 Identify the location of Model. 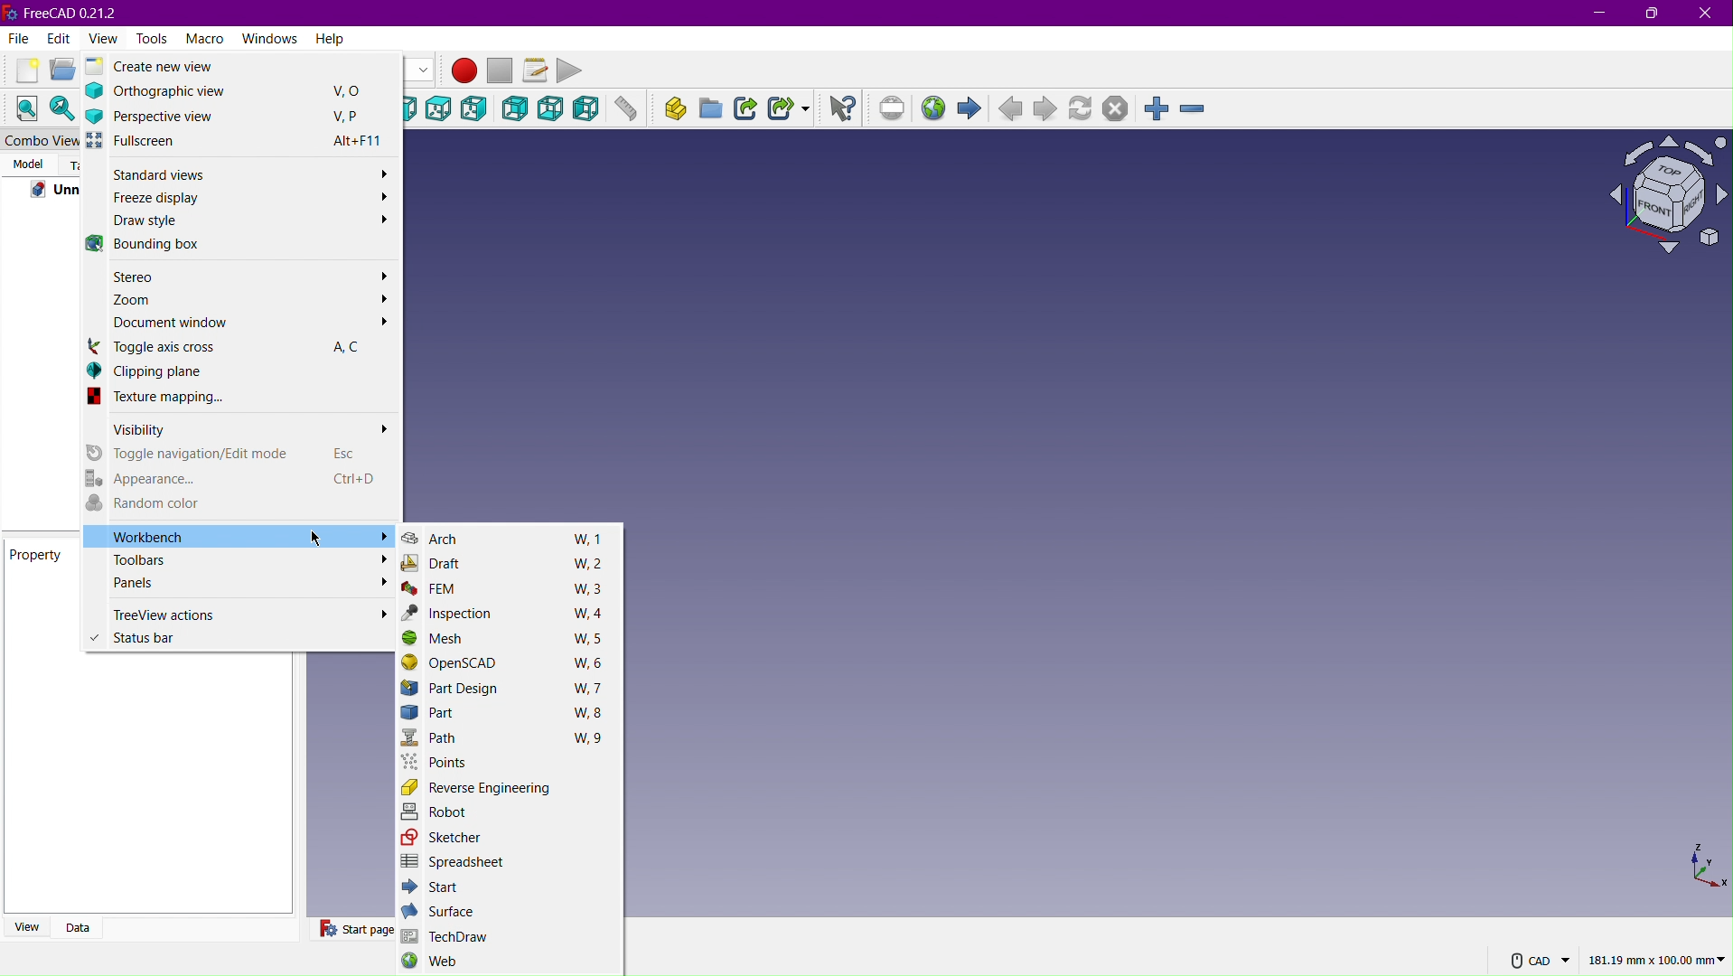
(28, 166).